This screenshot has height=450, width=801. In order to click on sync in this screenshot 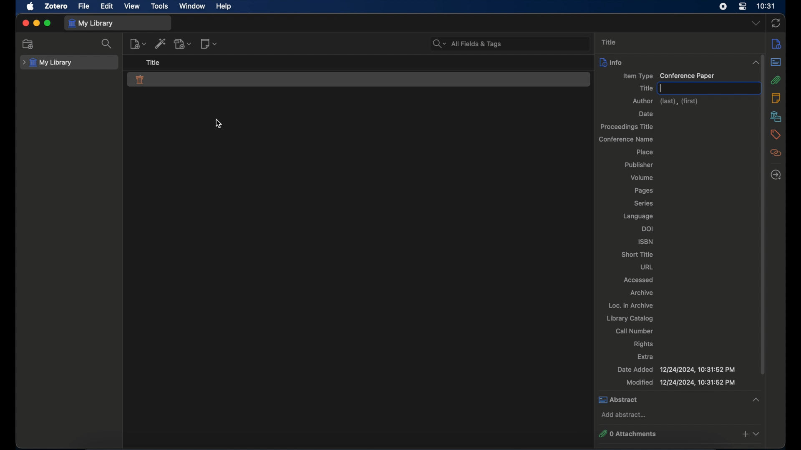, I will do `click(776, 23)`.